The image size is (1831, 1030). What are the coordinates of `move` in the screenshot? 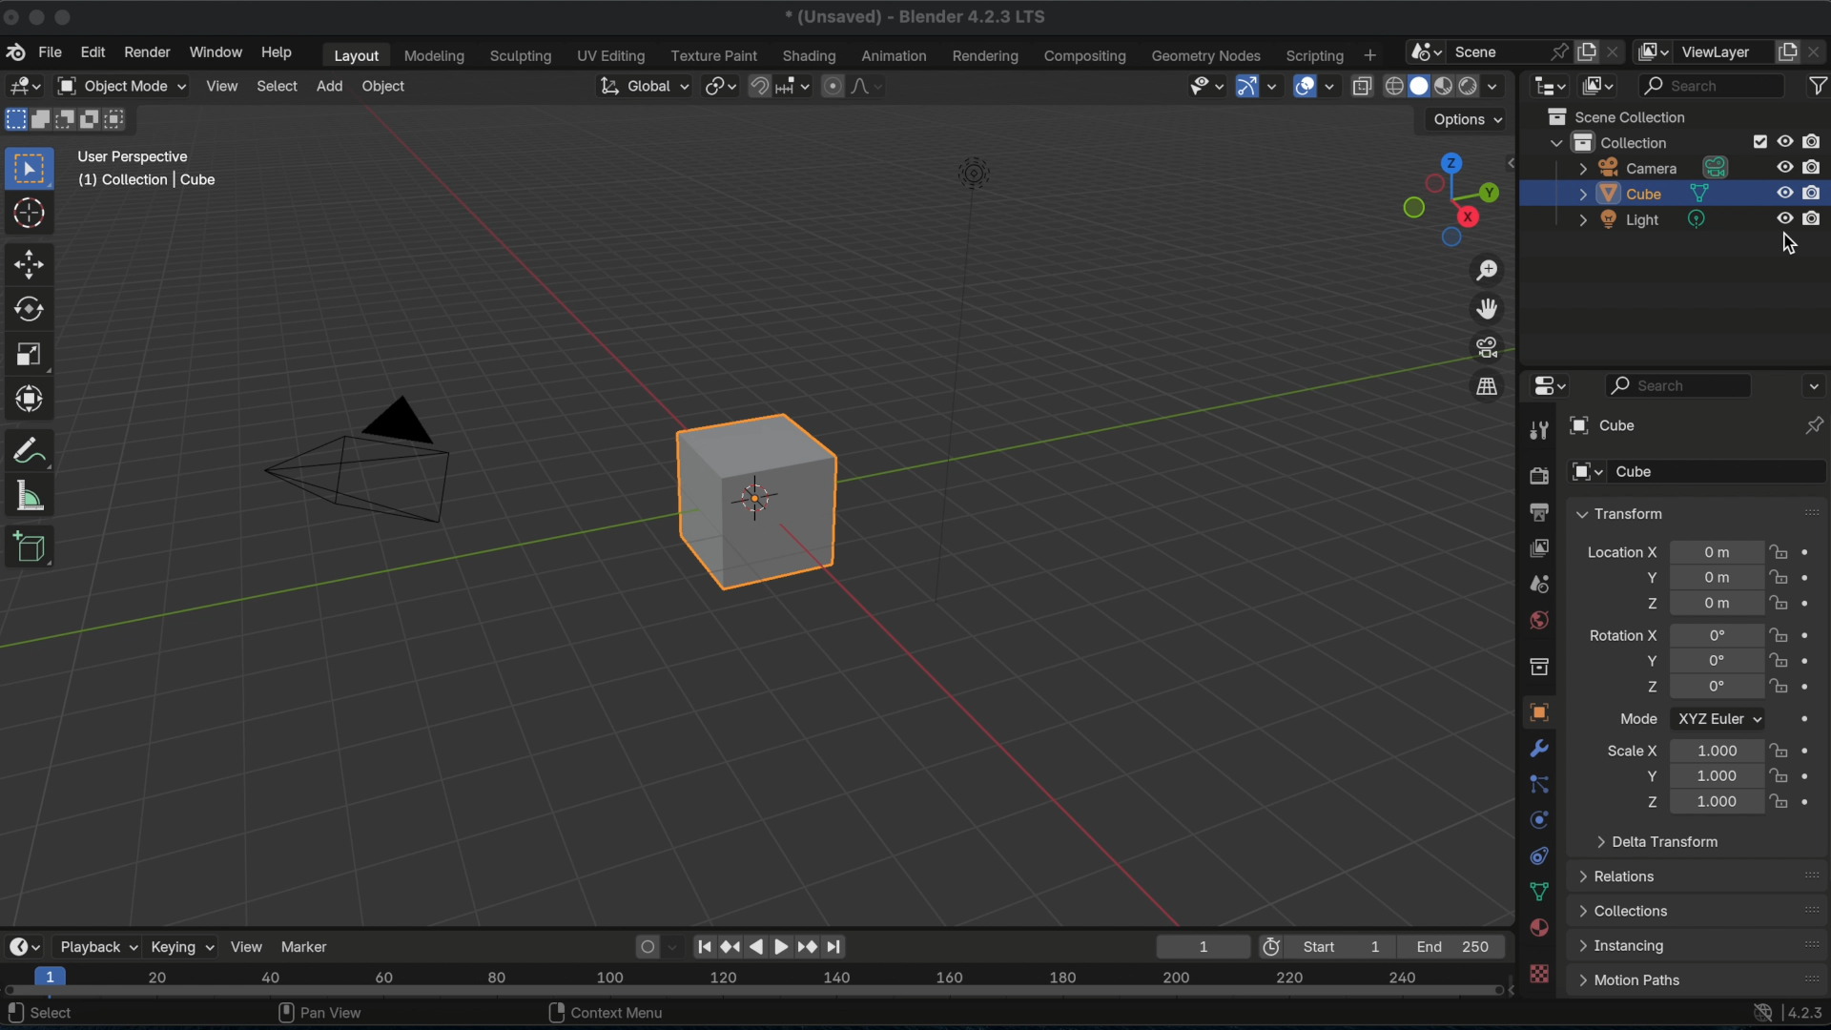 It's located at (31, 262).